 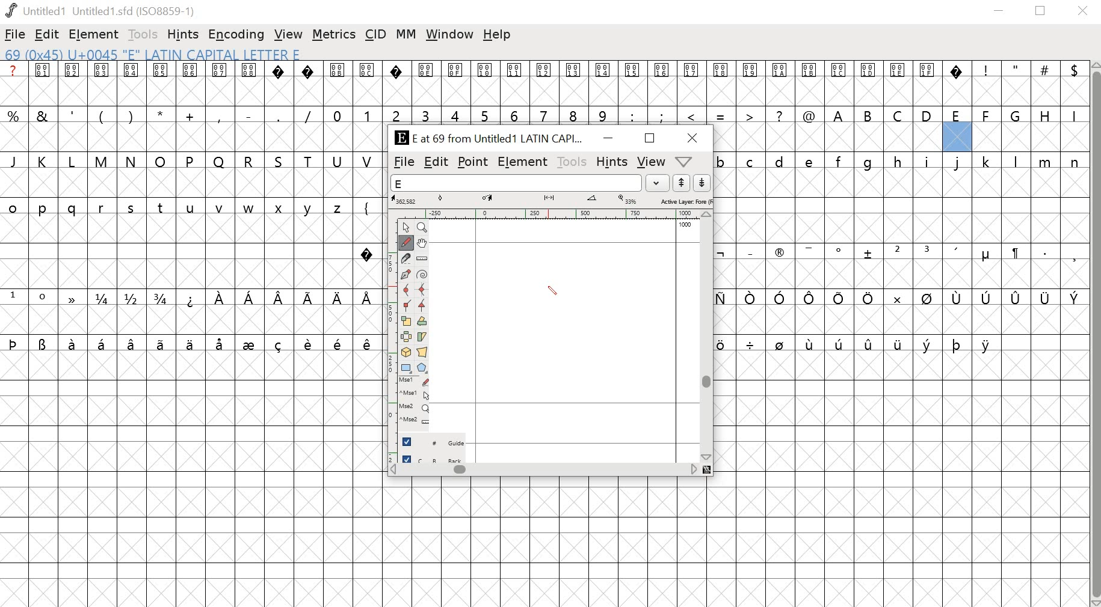 What do you see at coordinates (289, 34) in the screenshot?
I see `view` at bounding box center [289, 34].